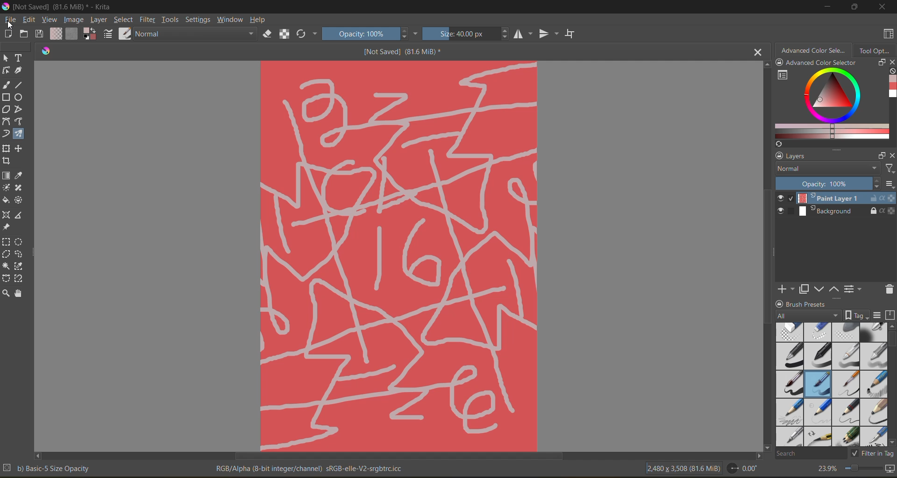 This screenshot has width=897, height=478. I want to click on tool, so click(19, 58).